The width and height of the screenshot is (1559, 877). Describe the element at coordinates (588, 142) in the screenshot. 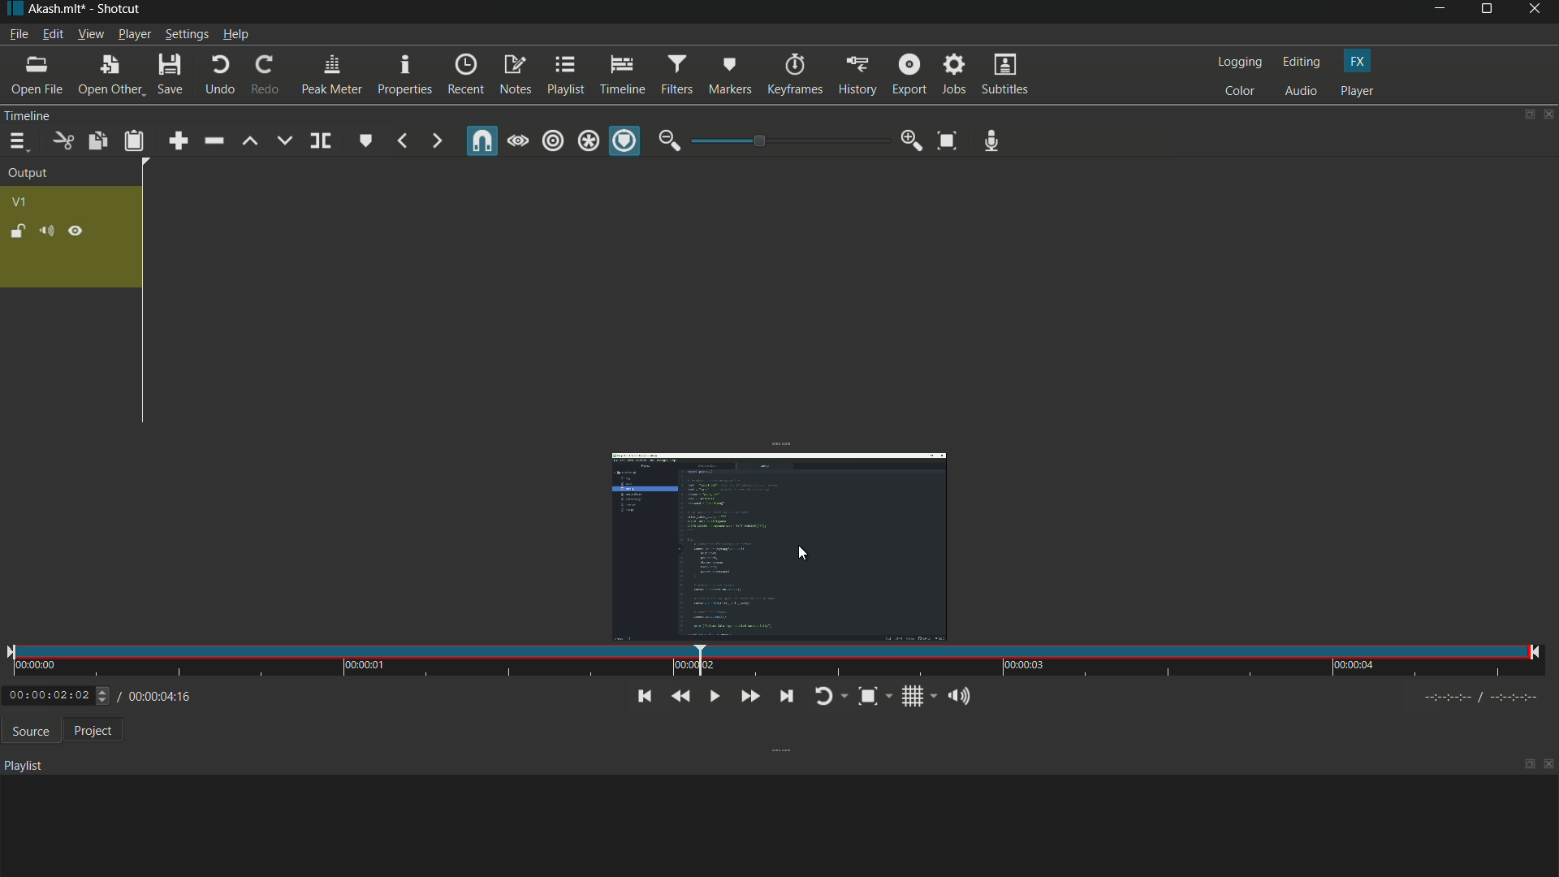

I see `ripple all tracks` at that location.